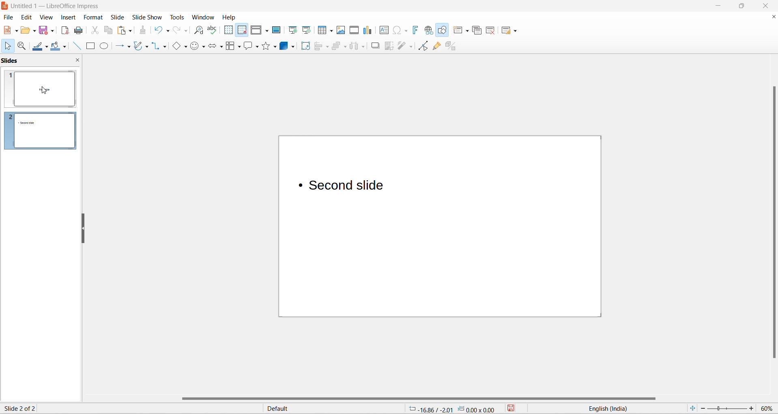 The image size is (778, 414). What do you see at coordinates (45, 130) in the screenshot?
I see `slides and slide number` at bounding box center [45, 130].